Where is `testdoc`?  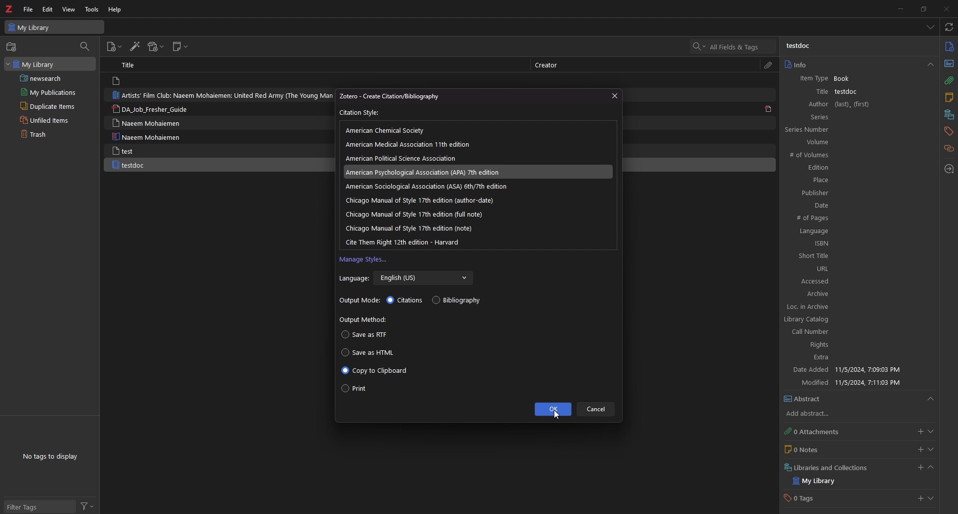 testdoc is located at coordinates (848, 91).